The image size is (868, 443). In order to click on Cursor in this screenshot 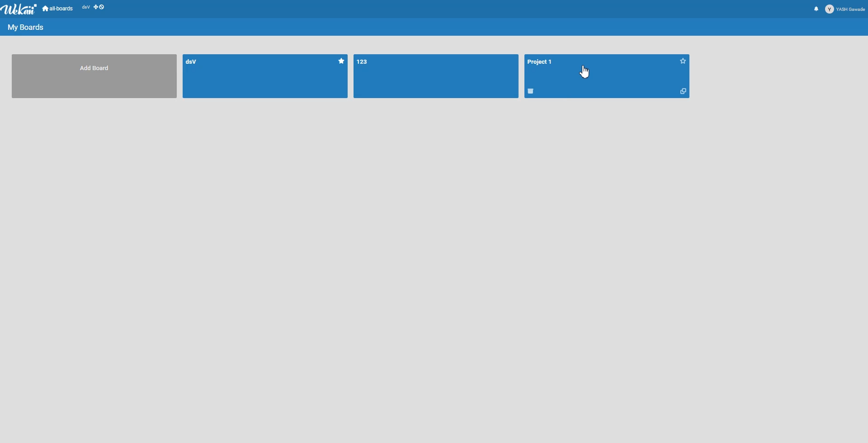, I will do `click(585, 72)`.